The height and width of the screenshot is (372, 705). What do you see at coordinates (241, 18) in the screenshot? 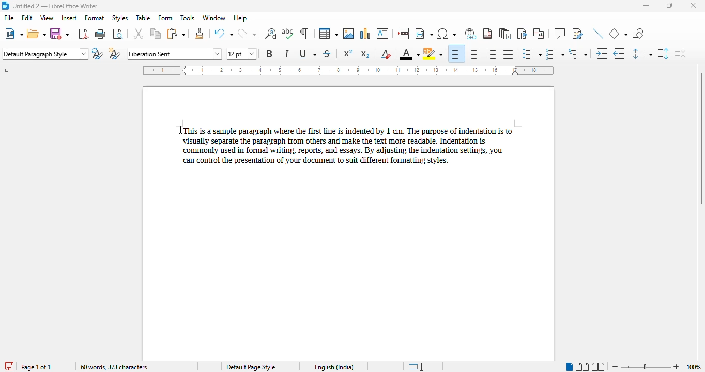
I see `help` at bounding box center [241, 18].